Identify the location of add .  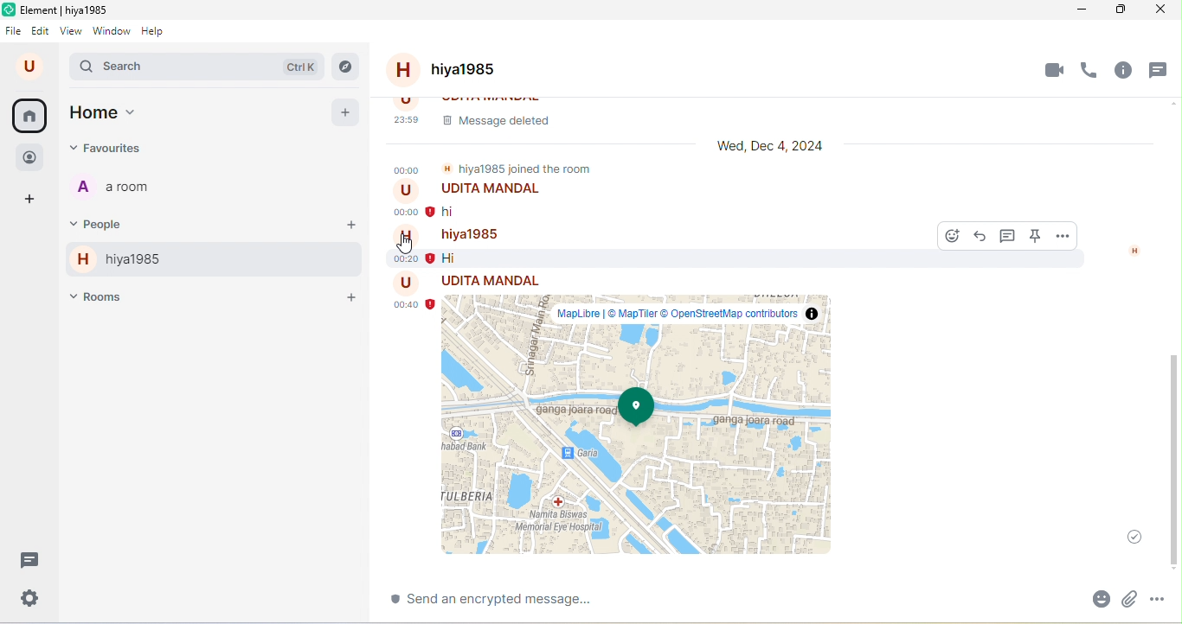
(345, 111).